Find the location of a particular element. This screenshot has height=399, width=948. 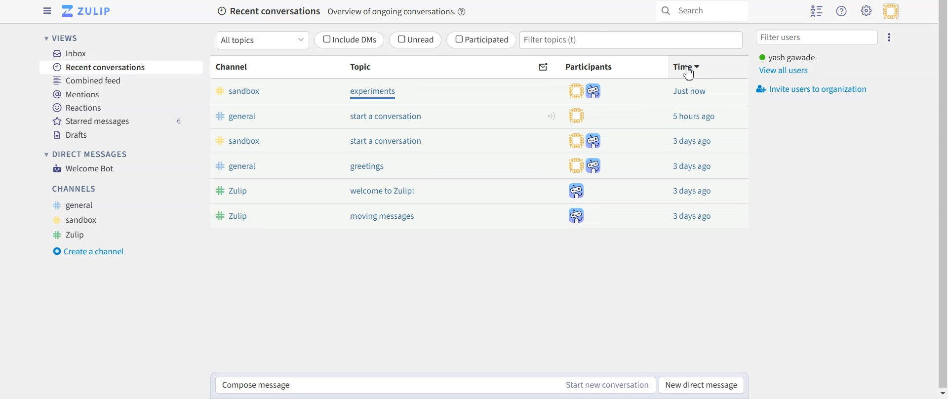

Recent Conversations is located at coordinates (121, 67).